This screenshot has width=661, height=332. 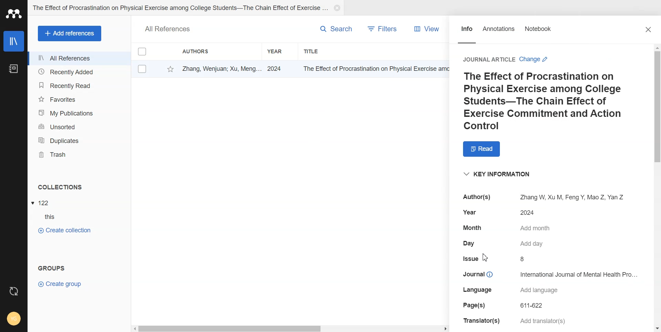 What do you see at coordinates (280, 51) in the screenshot?
I see `Year` at bounding box center [280, 51].